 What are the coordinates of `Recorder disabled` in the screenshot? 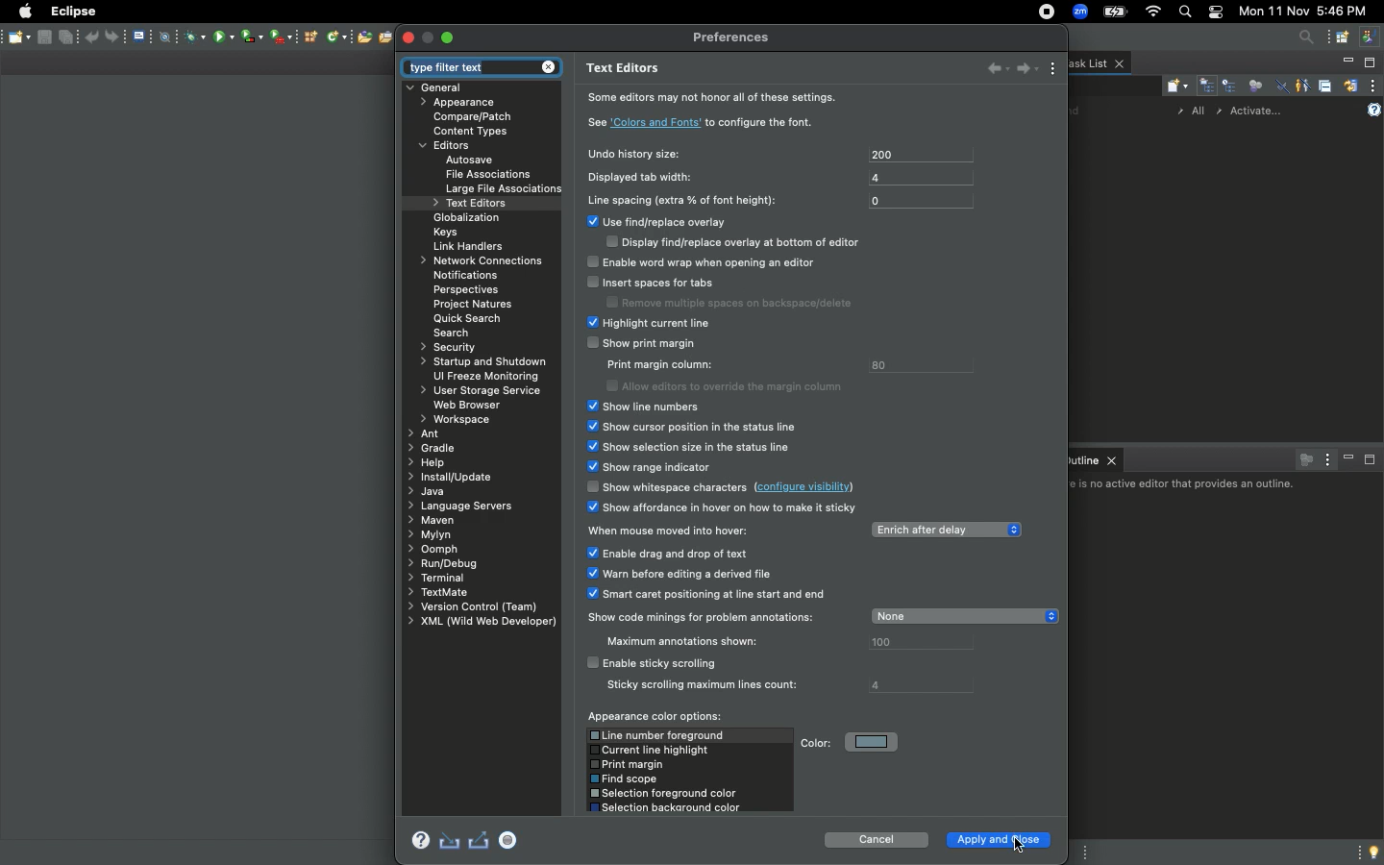 It's located at (509, 838).